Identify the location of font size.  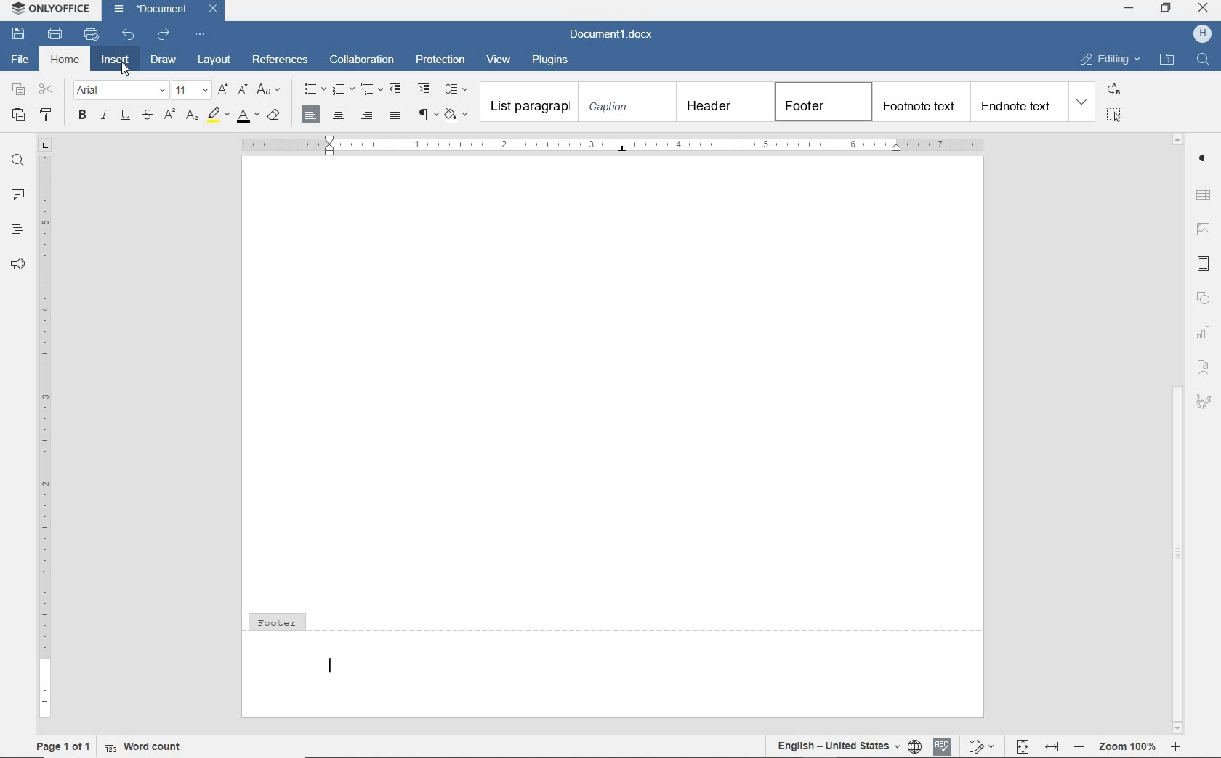
(191, 91).